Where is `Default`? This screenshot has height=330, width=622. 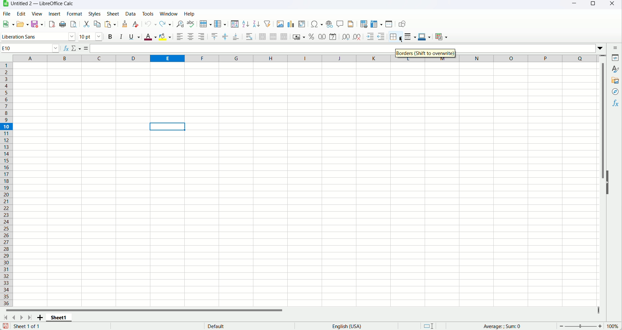 Default is located at coordinates (242, 326).